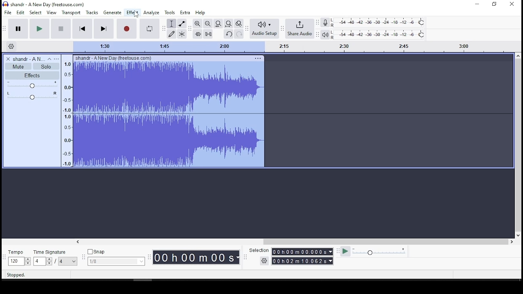  Describe the element at coordinates (82, 29) in the screenshot. I see `skip to start` at that location.